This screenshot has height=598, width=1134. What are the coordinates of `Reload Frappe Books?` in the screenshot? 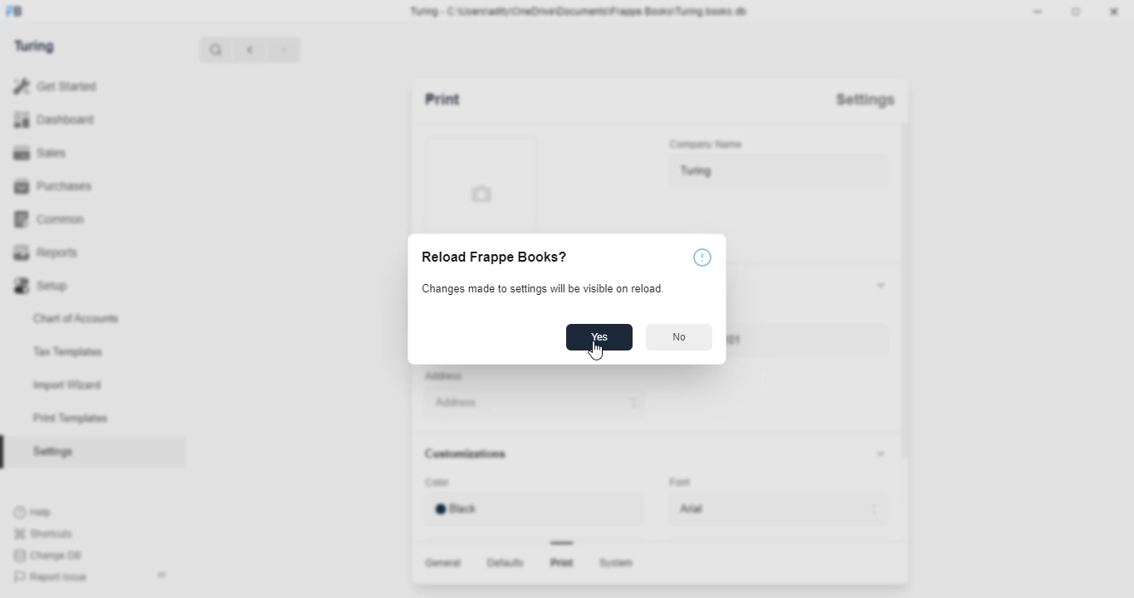 It's located at (491, 258).